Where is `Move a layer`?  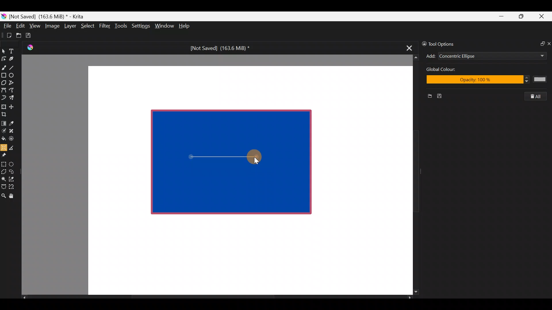
Move a layer is located at coordinates (13, 106).